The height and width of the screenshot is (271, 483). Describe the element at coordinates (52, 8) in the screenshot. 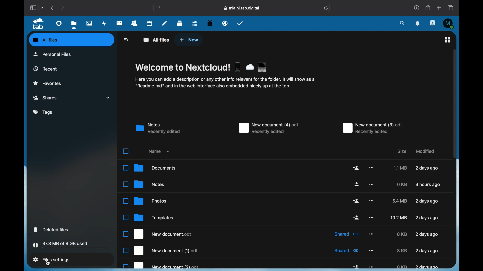

I see `previous` at that location.